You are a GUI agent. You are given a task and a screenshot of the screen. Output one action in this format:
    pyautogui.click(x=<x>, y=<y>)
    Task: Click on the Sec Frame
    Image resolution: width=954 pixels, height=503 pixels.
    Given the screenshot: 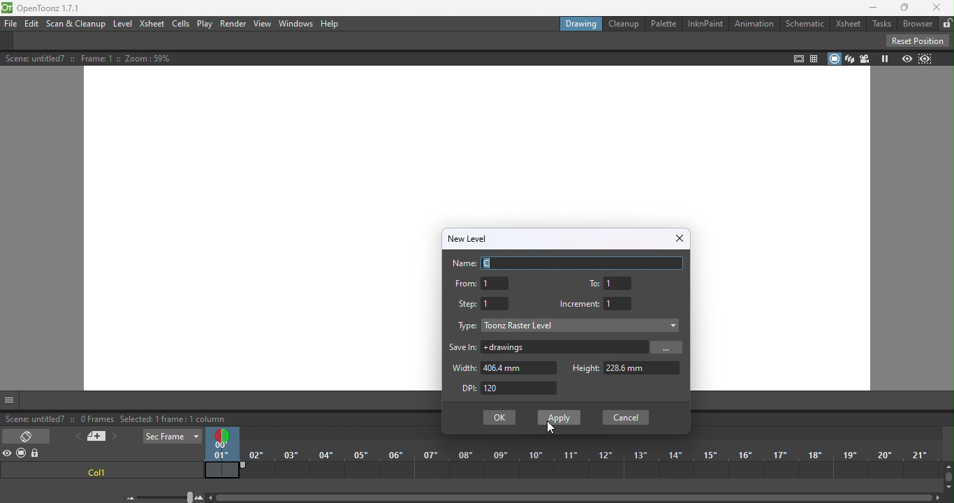 What is the action you would take?
    pyautogui.click(x=173, y=437)
    